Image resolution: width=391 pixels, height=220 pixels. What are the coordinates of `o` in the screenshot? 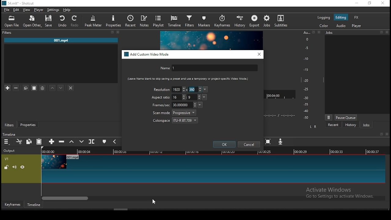 It's located at (305, 39).